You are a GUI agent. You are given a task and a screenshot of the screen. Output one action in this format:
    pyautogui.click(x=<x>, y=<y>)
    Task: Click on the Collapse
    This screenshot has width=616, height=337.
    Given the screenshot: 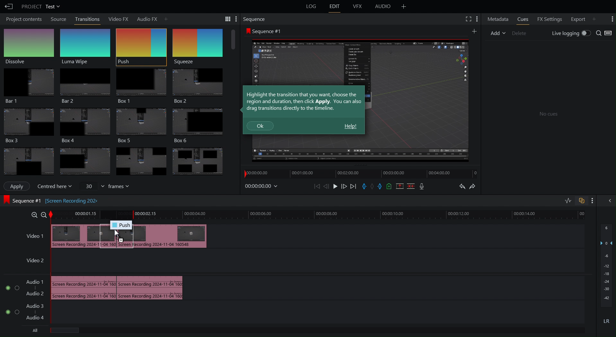 What is the action you would take?
    pyautogui.click(x=609, y=201)
    